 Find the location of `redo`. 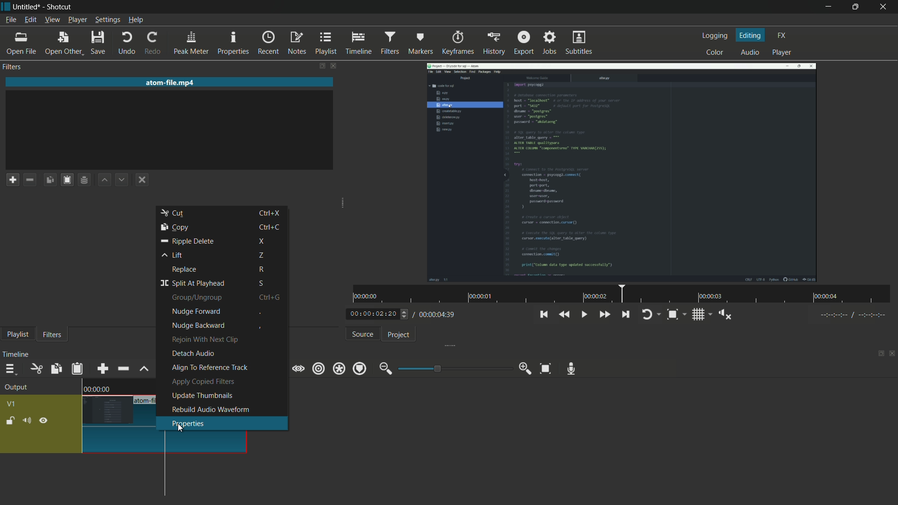

redo is located at coordinates (153, 43).